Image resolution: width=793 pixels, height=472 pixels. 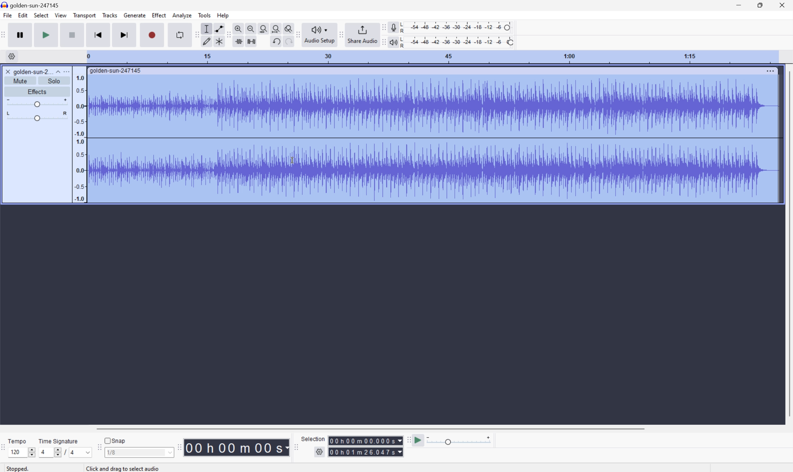 What do you see at coordinates (37, 116) in the screenshot?
I see `Slider` at bounding box center [37, 116].